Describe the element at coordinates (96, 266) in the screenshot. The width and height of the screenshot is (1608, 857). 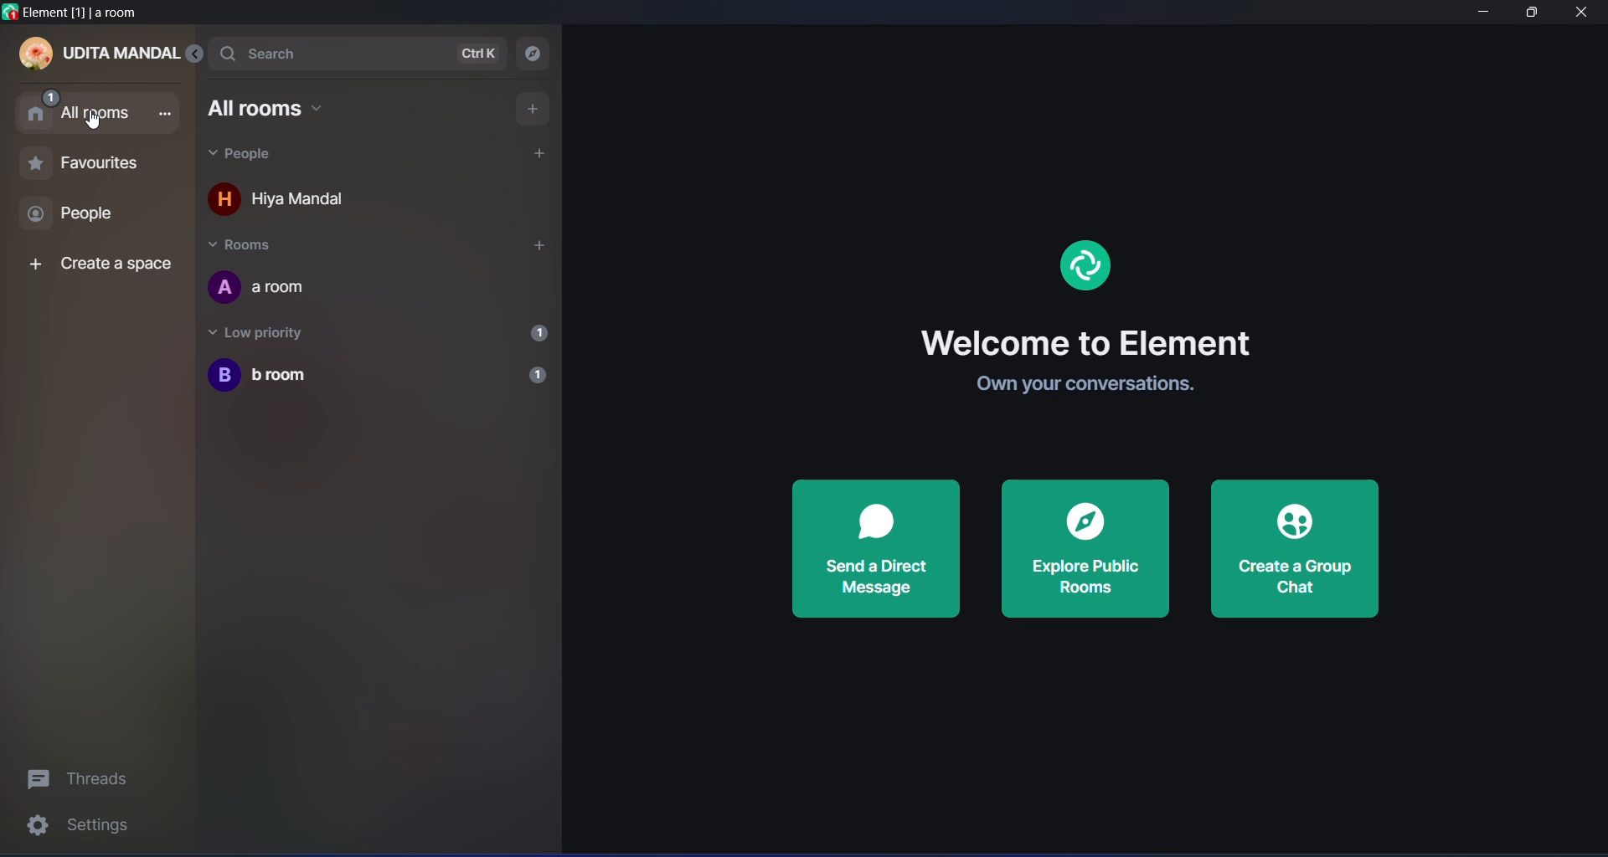
I see `+ Create a space` at that location.